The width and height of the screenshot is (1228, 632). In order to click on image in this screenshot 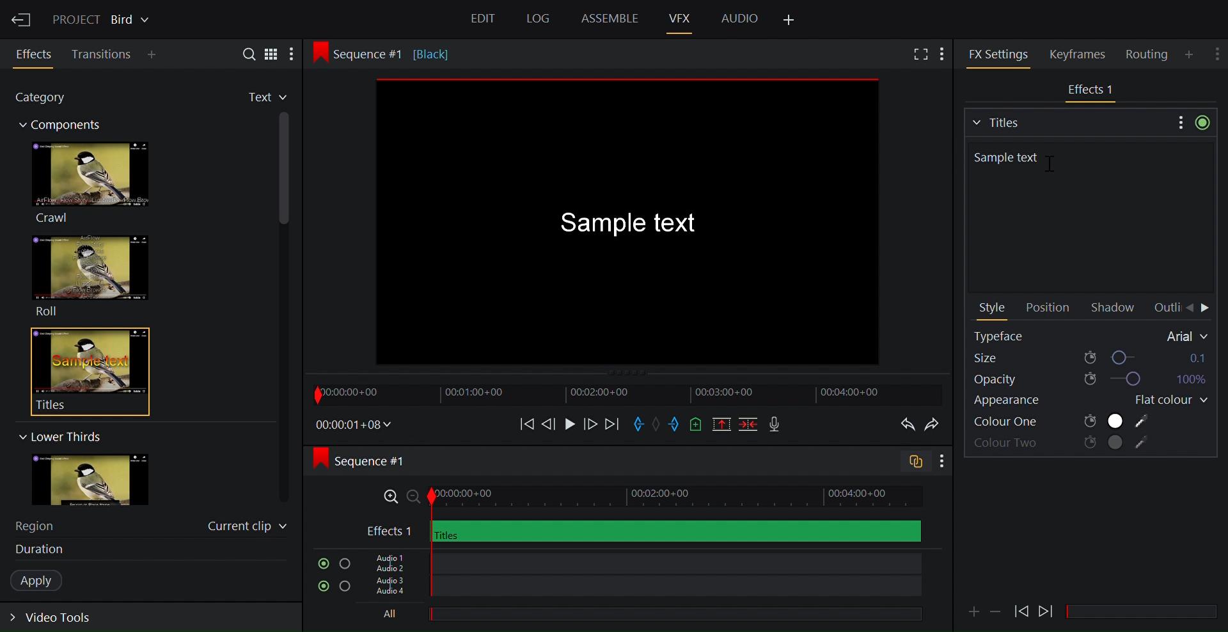, I will do `click(103, 480)`.